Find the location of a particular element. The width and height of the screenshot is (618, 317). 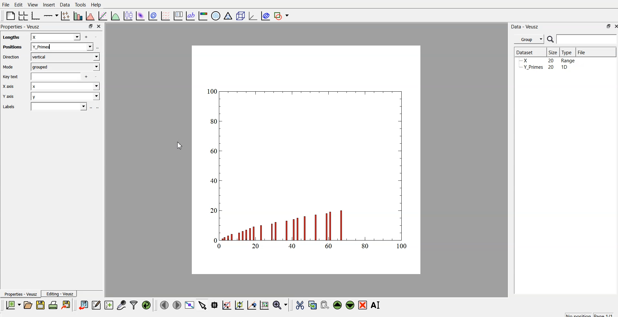

fit function to data is located at coordinates (102, 15).